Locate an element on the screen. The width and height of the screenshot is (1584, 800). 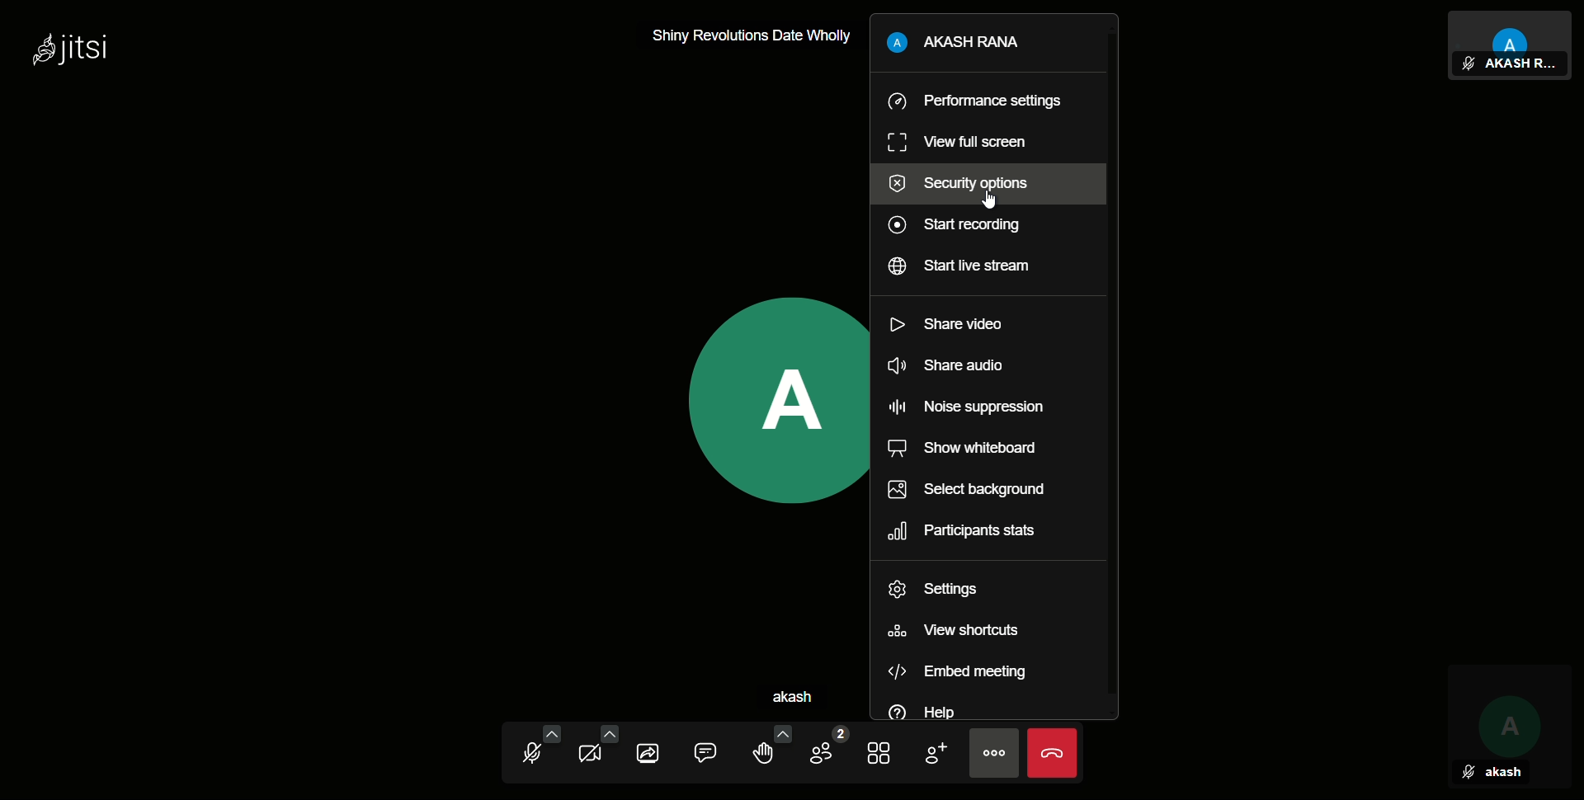
jitsi is located at coordinates (70, 52).